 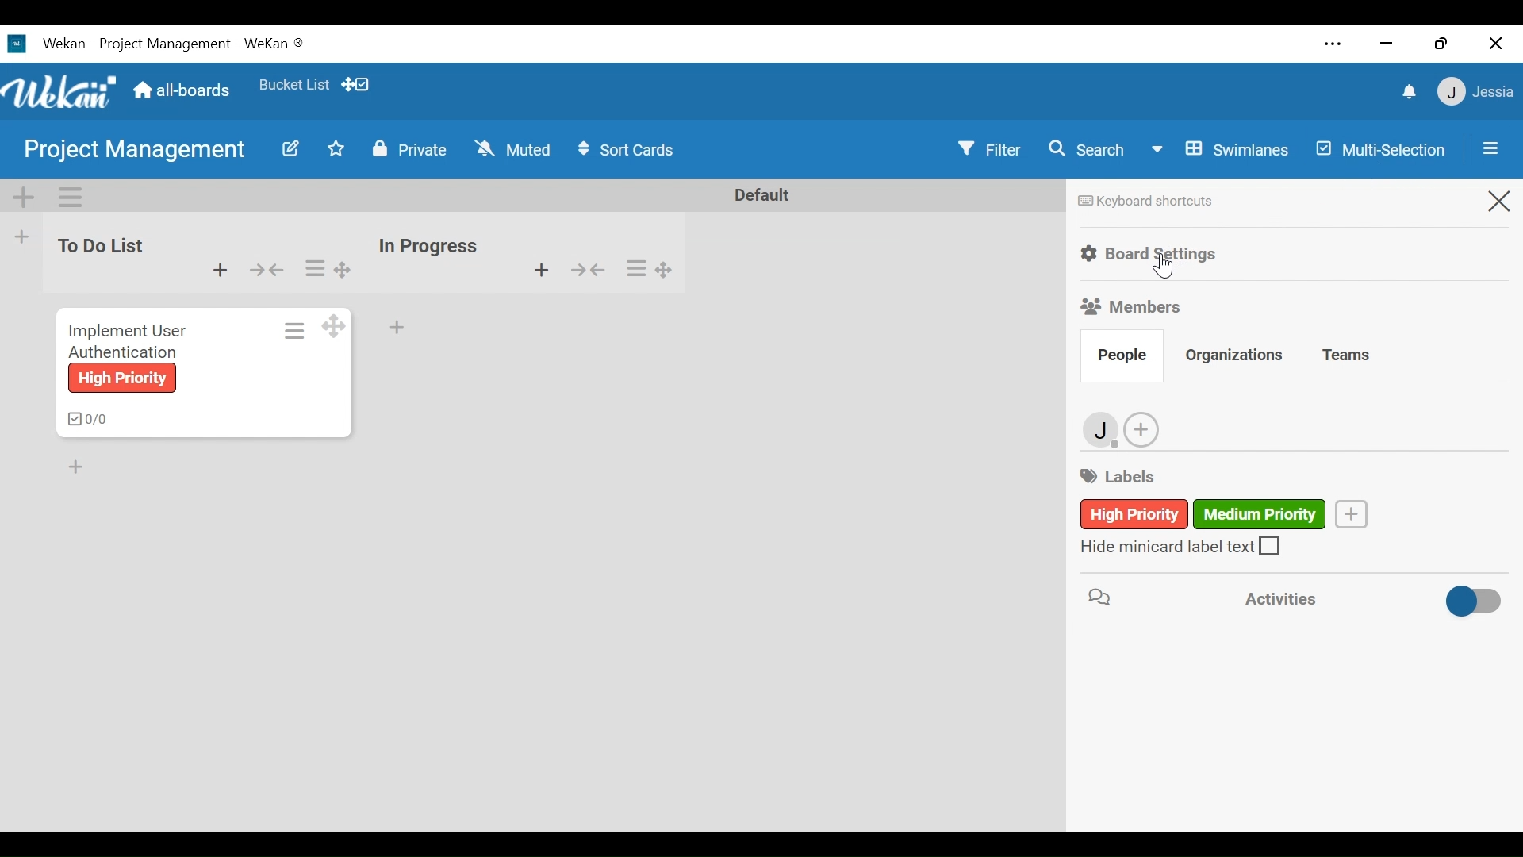 I want to click on People, so click(x=1125, y=358).